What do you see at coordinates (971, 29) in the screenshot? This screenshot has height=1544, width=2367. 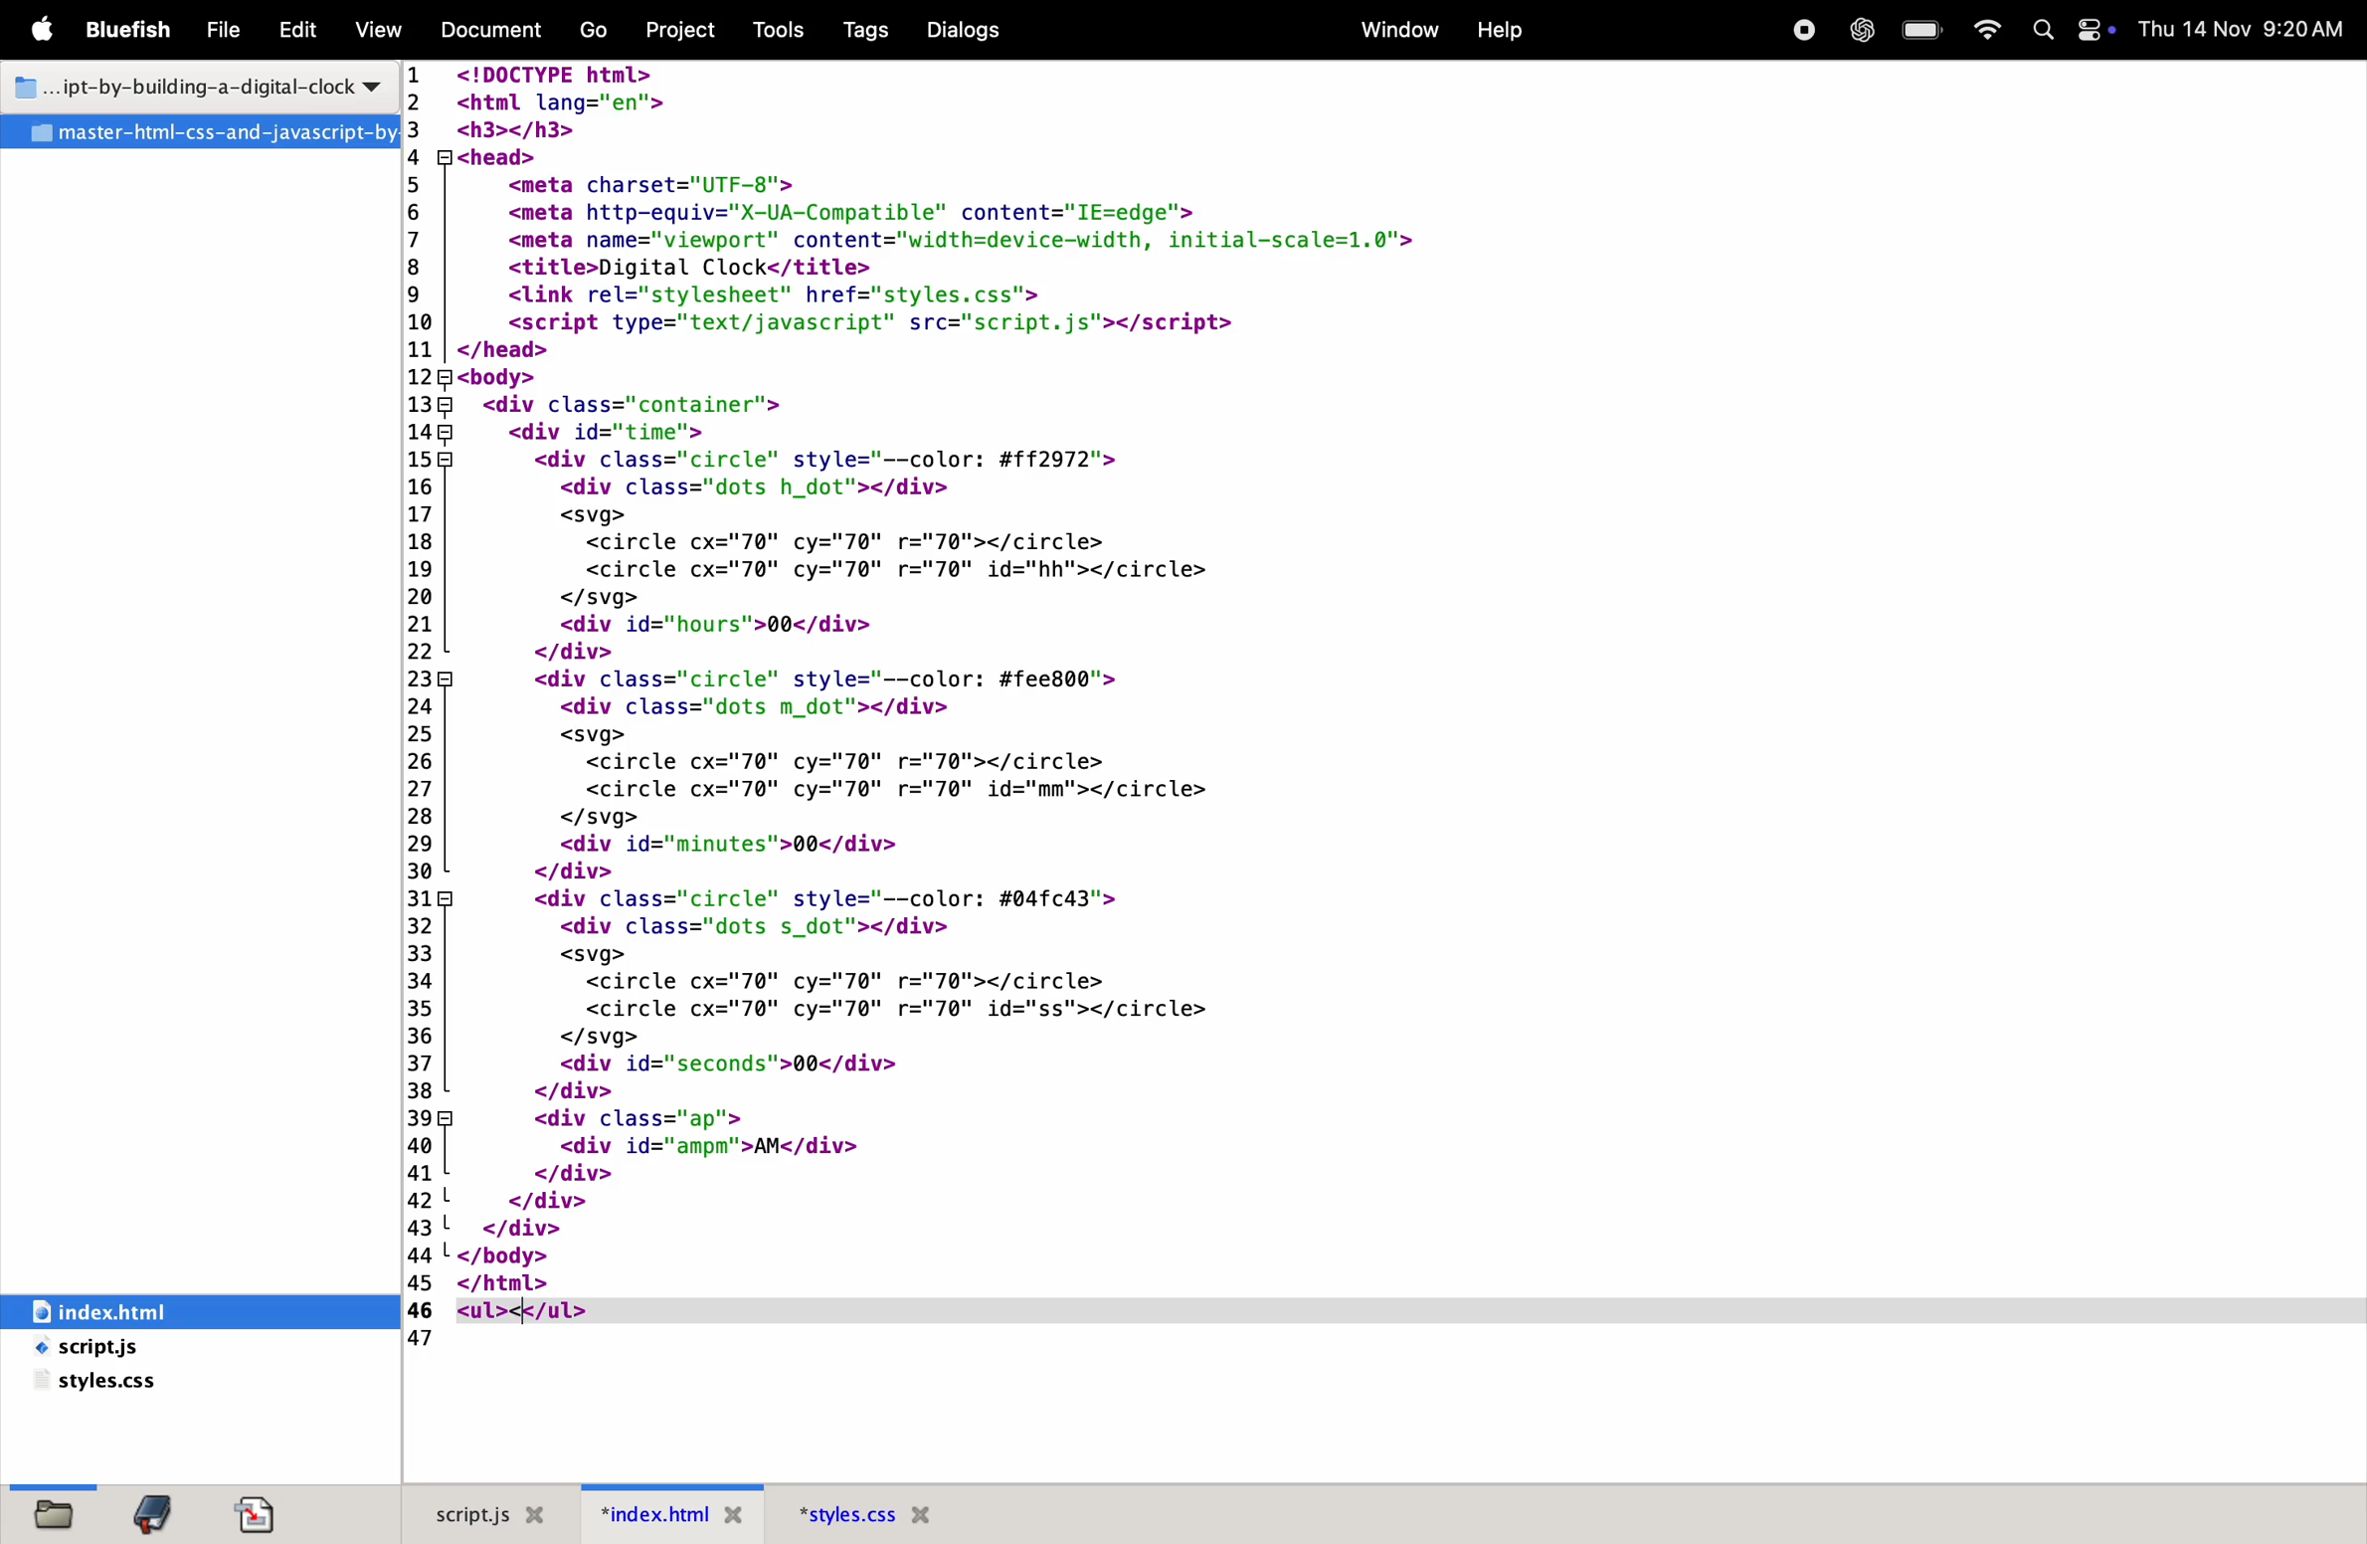 I see `Dialogs` at bounding box center [971, 29].